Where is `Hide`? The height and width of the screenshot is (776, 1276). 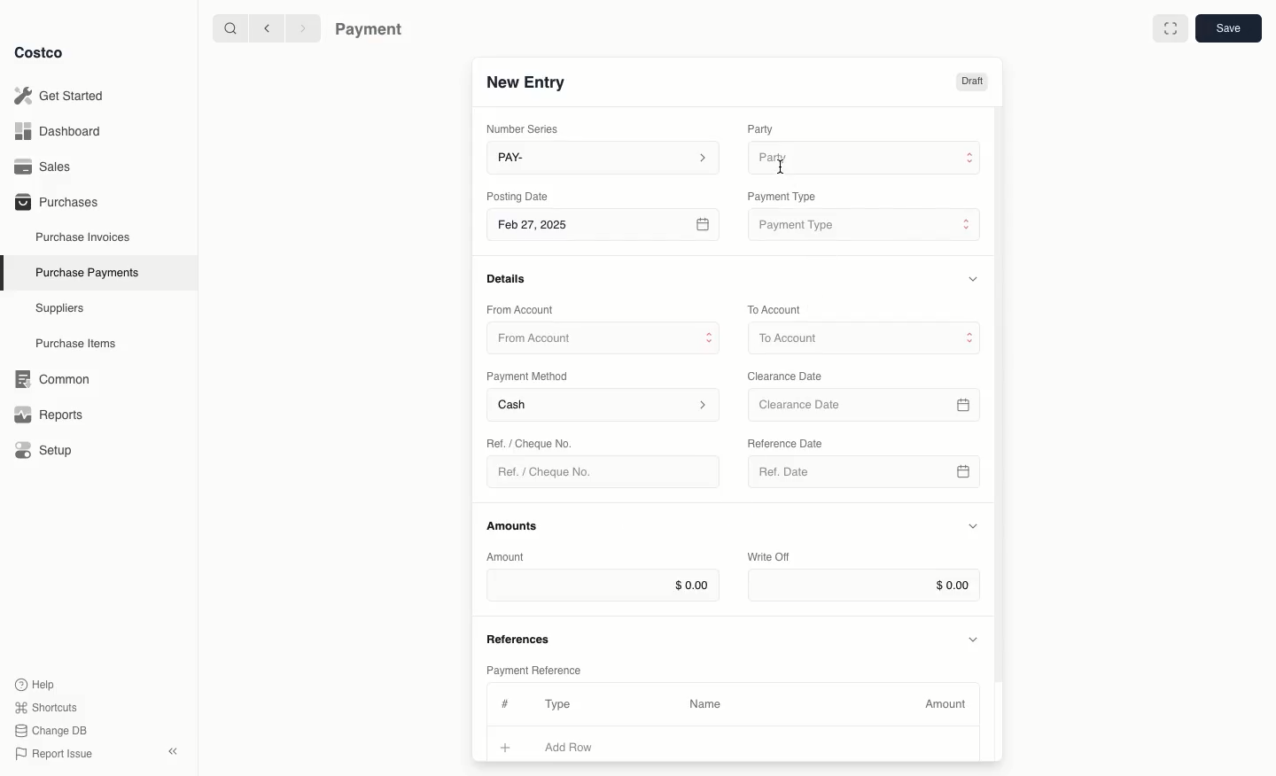 Hide is located at coordinates (976, 278).